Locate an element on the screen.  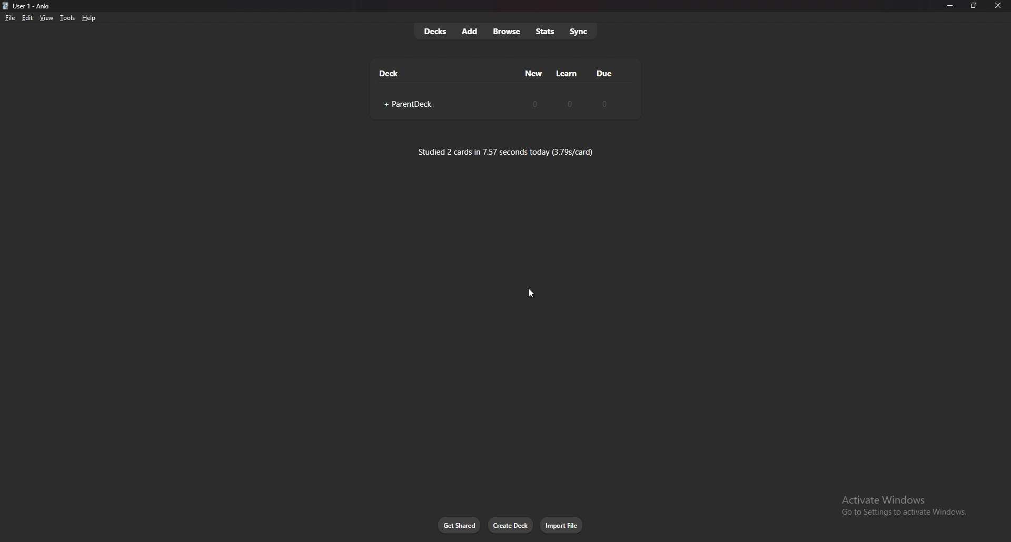
edit is located at coordinates (26, 18).